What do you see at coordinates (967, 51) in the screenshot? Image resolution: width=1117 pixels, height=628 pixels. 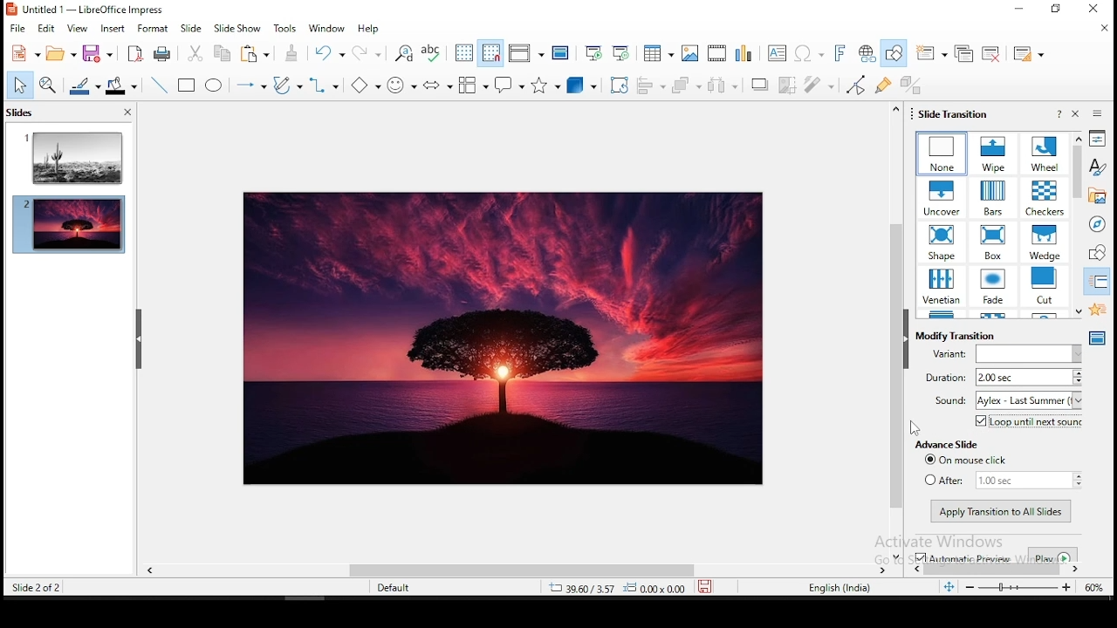 I see `duplicate slide` at bounding box center [967, 51].